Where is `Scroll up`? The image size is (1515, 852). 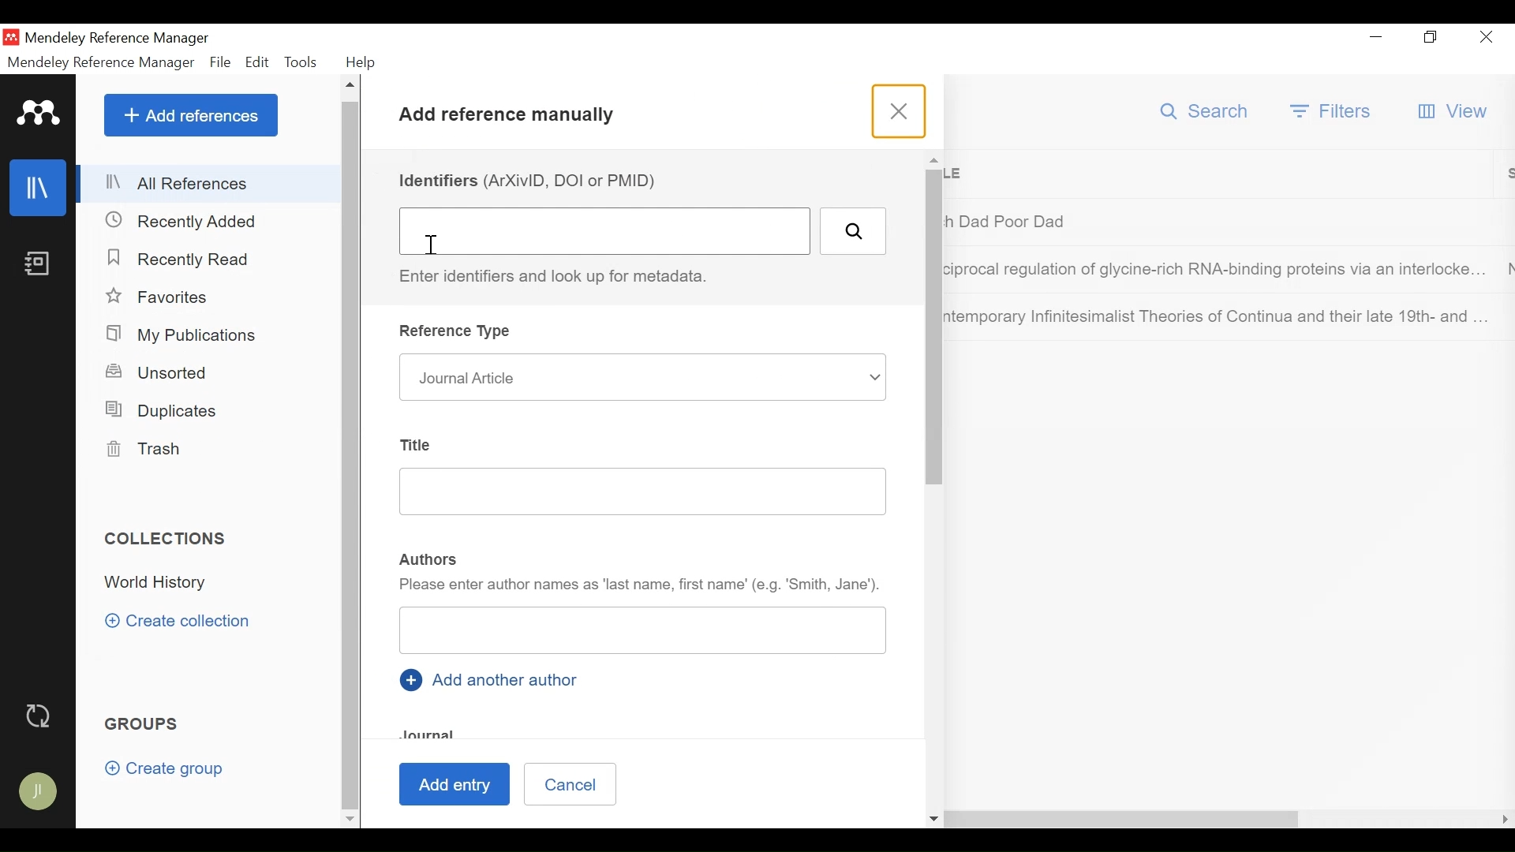 Scroll up is located at coordinates (352, 86).